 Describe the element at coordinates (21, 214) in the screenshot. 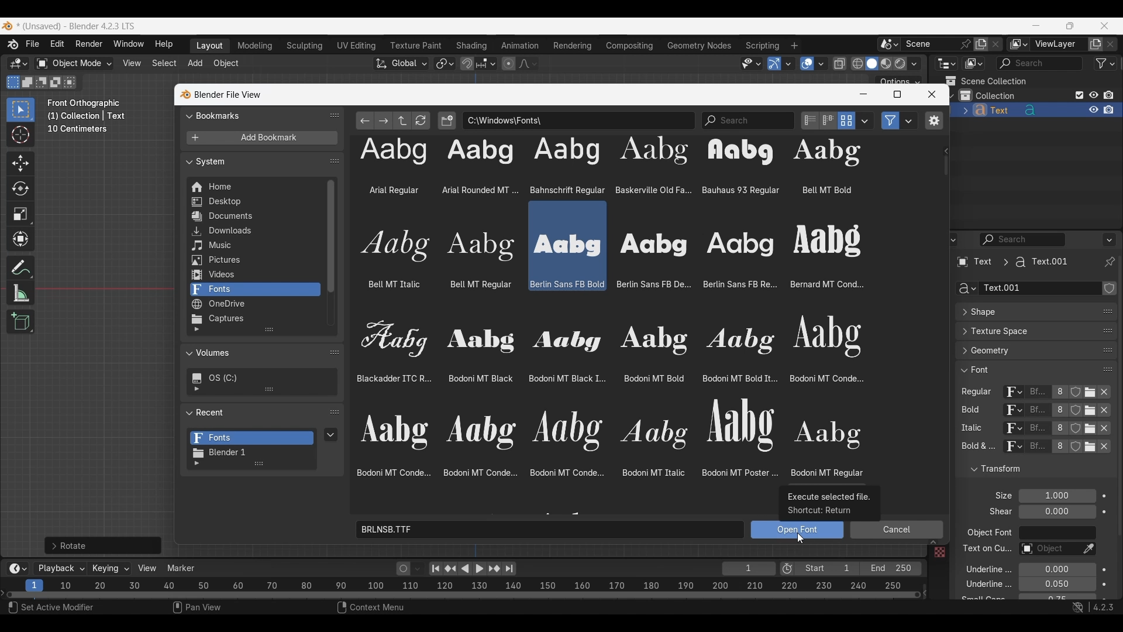

I see `Scale` at that location.